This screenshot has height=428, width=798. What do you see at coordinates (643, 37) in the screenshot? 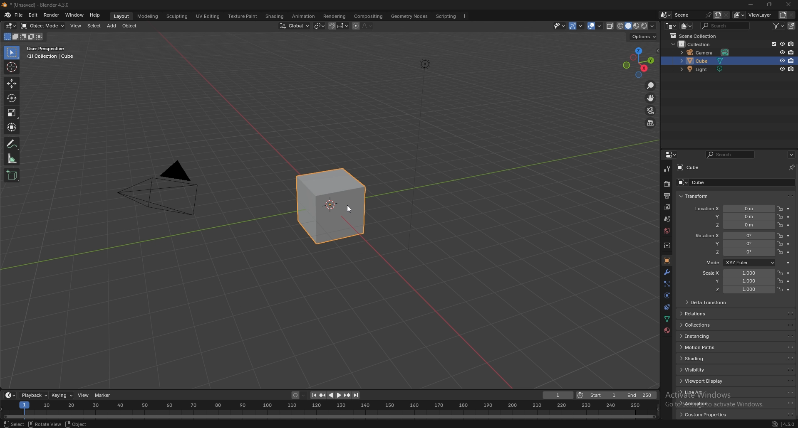
I see `options` at bounding box center [643, 37].